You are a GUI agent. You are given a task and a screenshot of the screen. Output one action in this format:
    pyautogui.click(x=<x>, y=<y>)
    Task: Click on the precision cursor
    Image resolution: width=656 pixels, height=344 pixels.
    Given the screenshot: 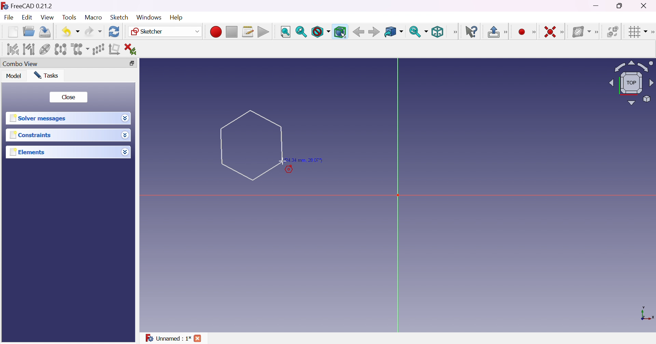 What is the action you would take?
    pyautogui.click(x=283, y=161)
    